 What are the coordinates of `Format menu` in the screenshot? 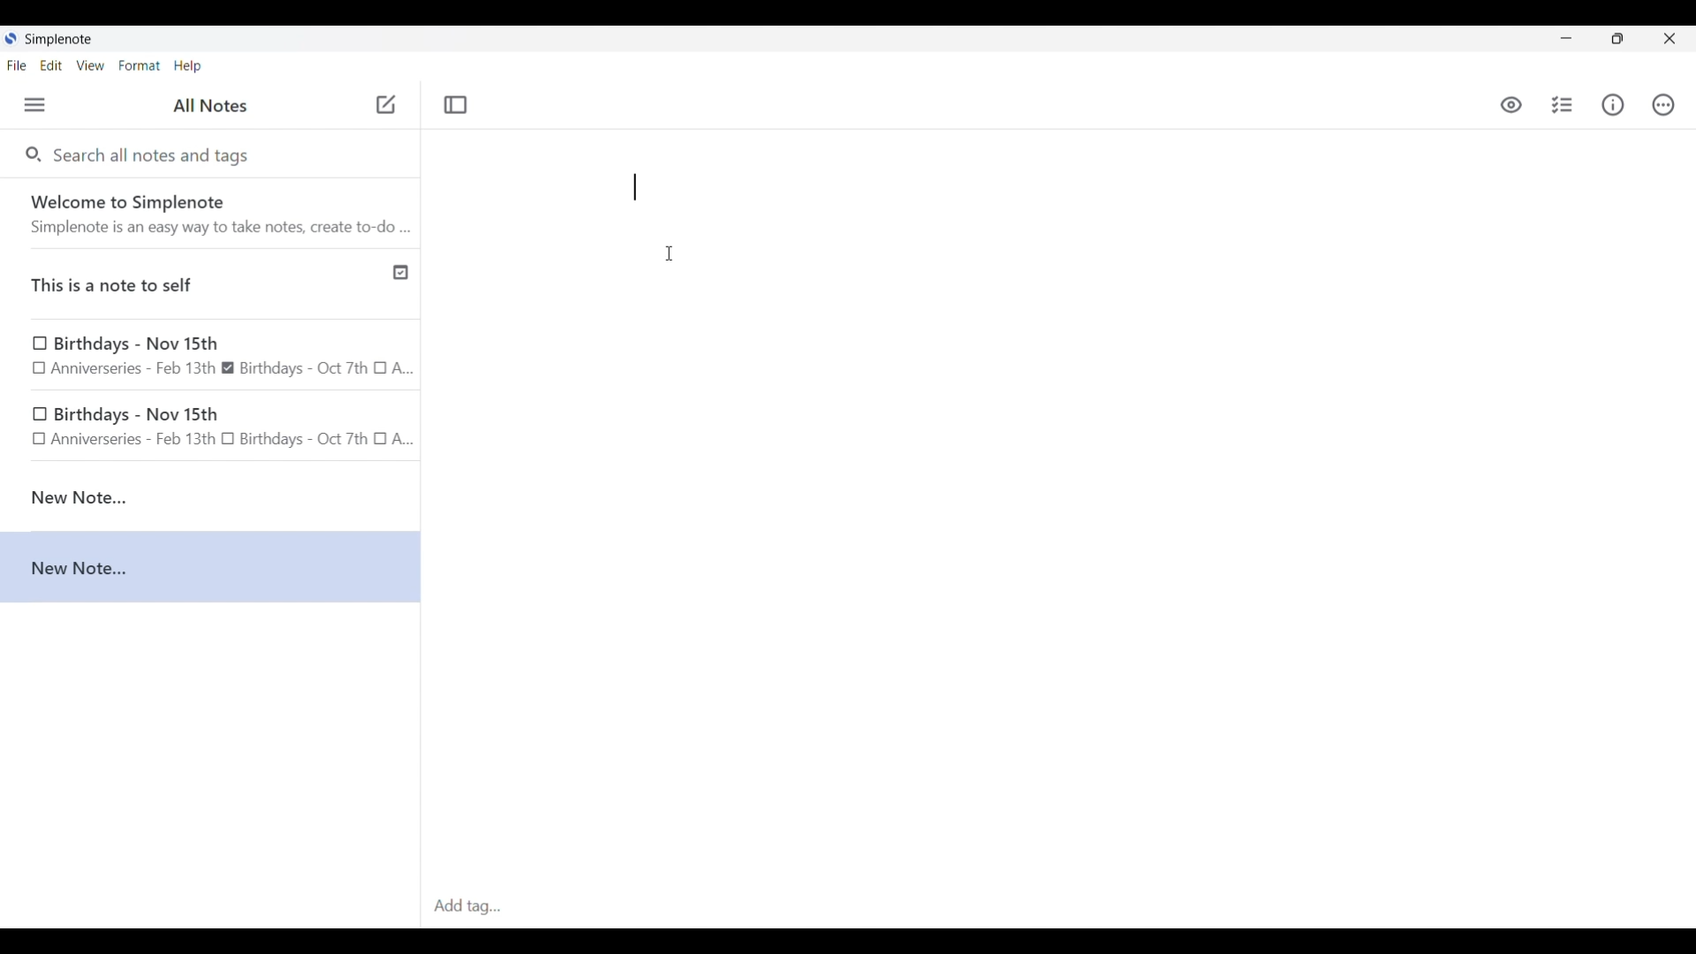 It's located at (140, 65).